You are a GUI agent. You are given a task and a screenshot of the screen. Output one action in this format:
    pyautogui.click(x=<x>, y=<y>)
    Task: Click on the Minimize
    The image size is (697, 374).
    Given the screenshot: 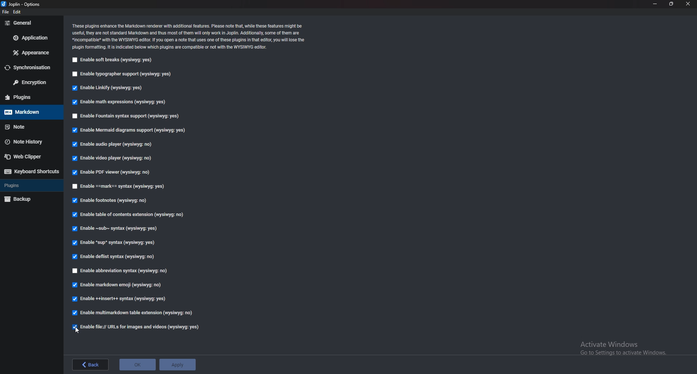 What is the action you would take?
    pyautogui.click(x=655, y=4)
    